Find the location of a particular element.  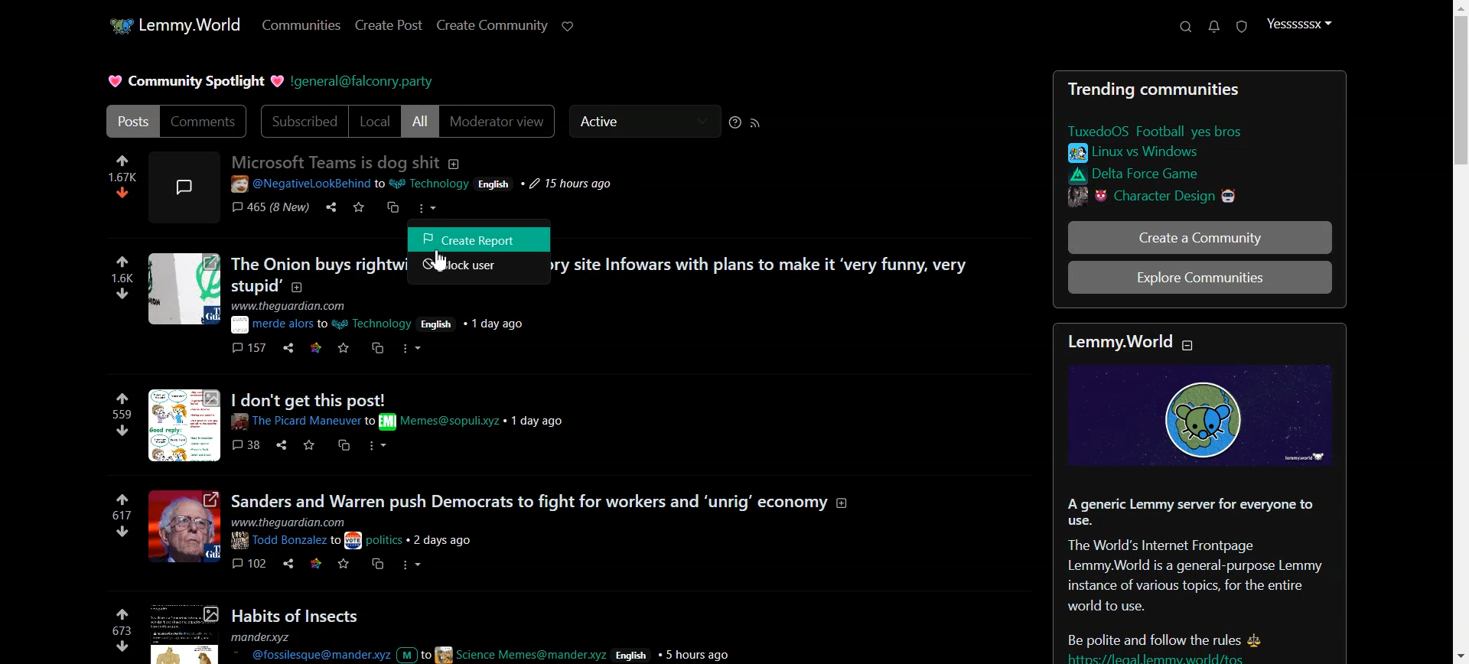

Profile is located at coordinates (1299, 24).